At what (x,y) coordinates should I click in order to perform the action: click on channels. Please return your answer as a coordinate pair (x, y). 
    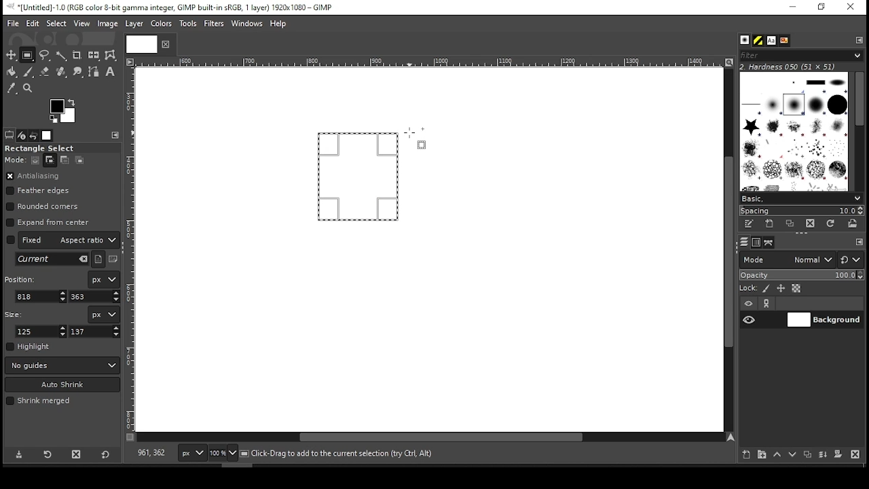
    Looking at the image, I should click on (756, 242).